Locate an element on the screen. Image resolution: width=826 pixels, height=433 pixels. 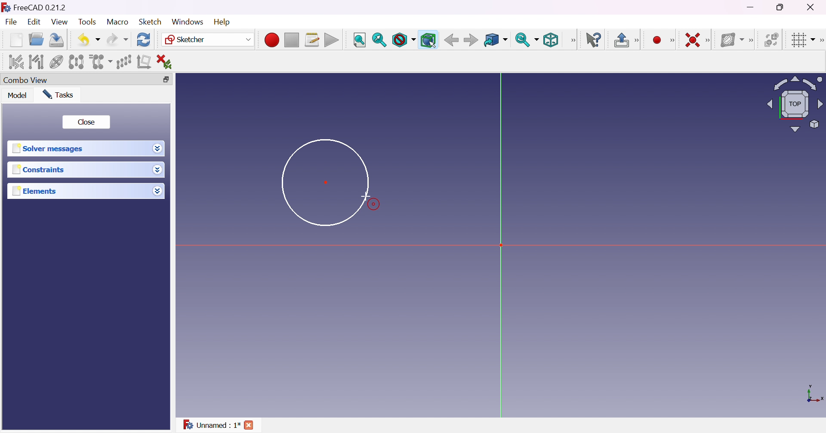
x, y axis is located at coordinates (814, 395).